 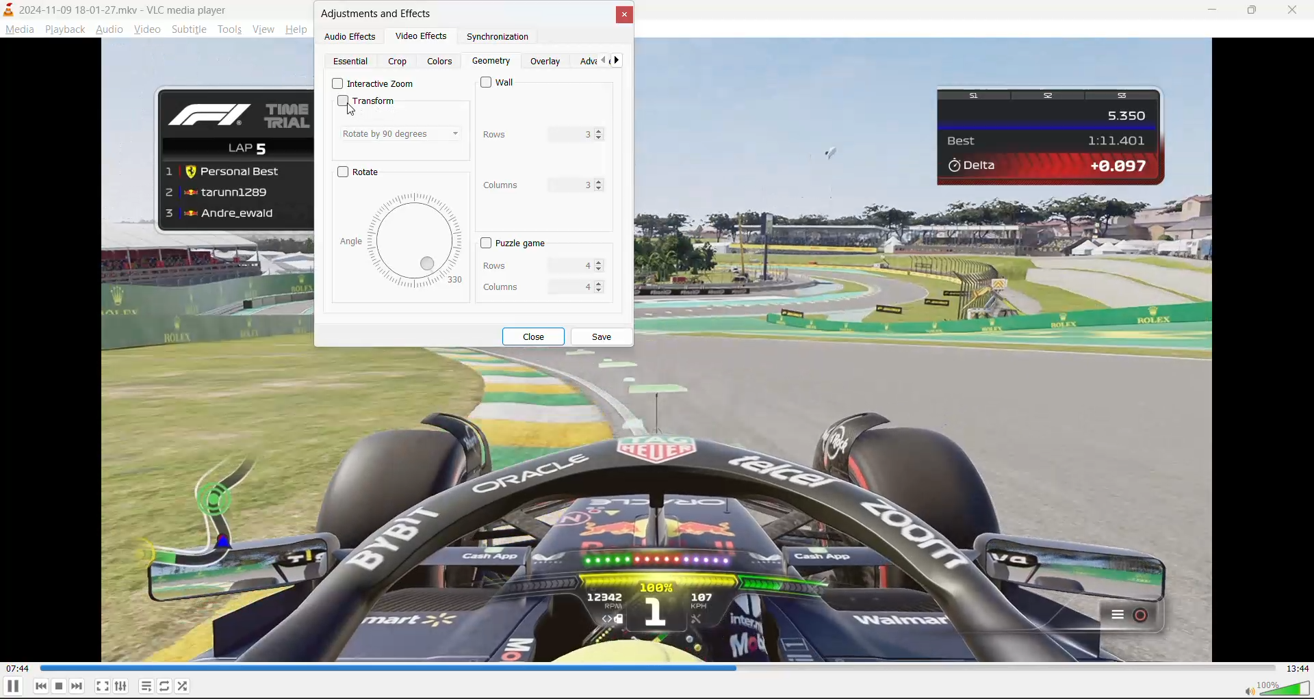 What do you see at coordinates (602, 271) in the screenshot?
I see `Decrease` at bounding box center [602, 271].